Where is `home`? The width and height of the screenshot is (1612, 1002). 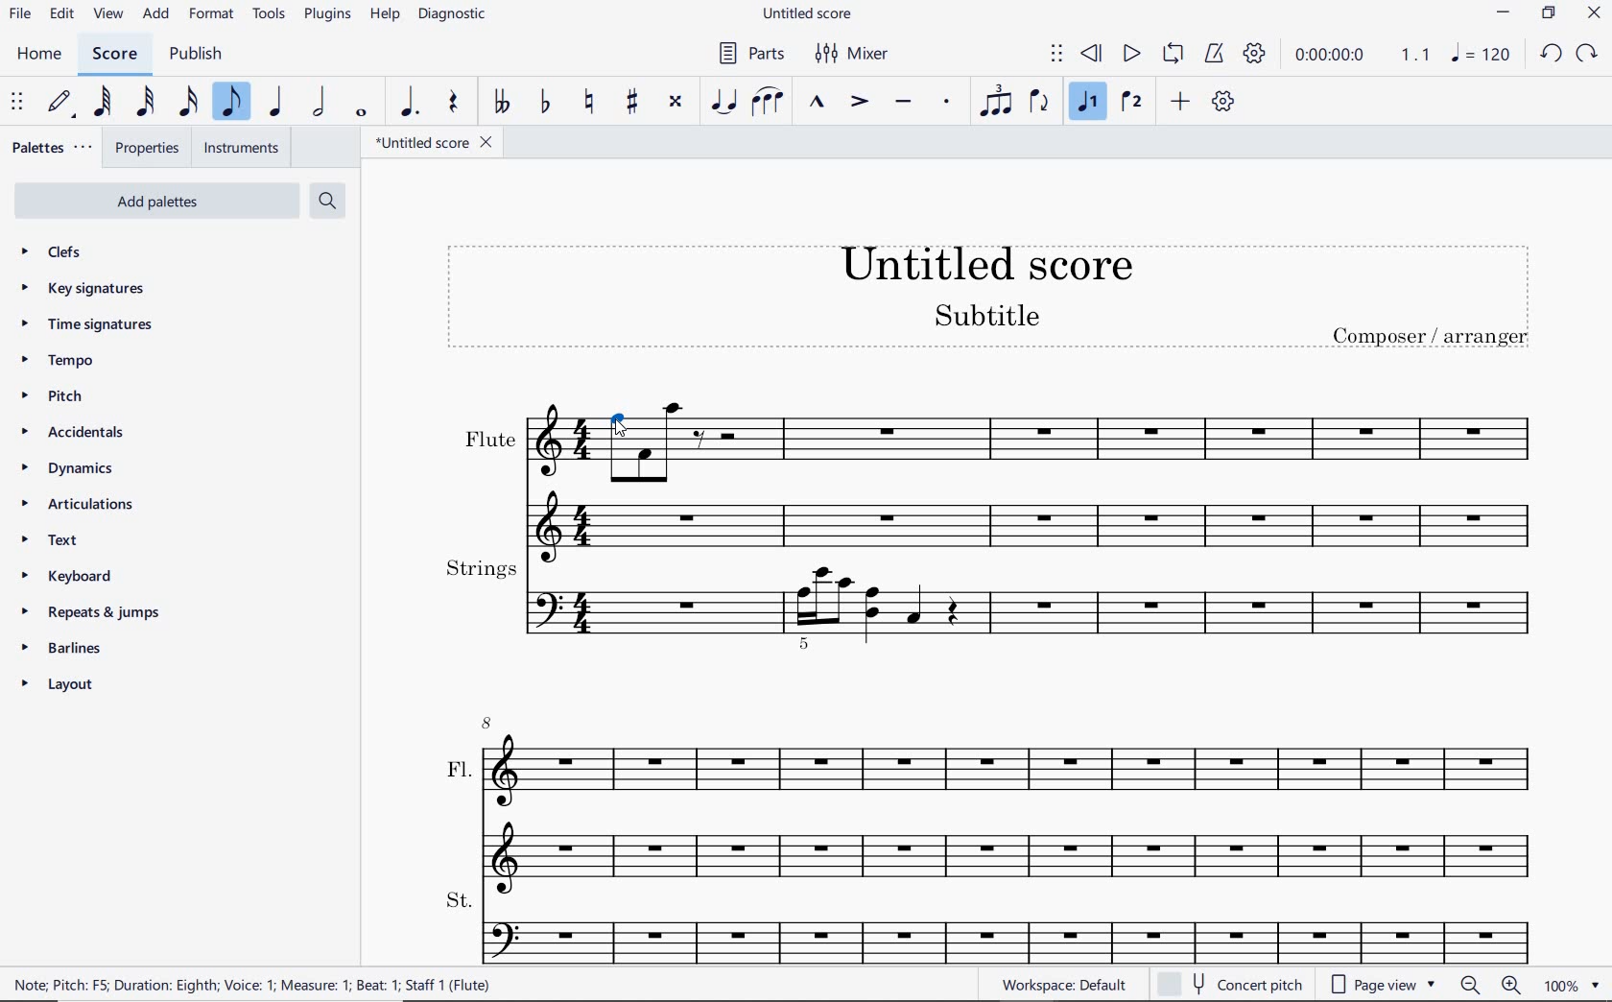 home is located at coordinates (43, 56).